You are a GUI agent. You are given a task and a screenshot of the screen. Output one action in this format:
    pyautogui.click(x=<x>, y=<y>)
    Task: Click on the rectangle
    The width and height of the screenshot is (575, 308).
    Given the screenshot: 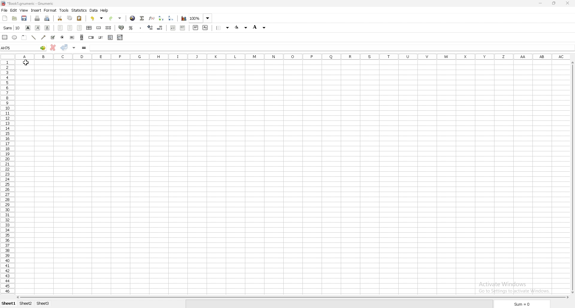 What is the action you would take?
    pyautogui.click(x=5, y=37)
    